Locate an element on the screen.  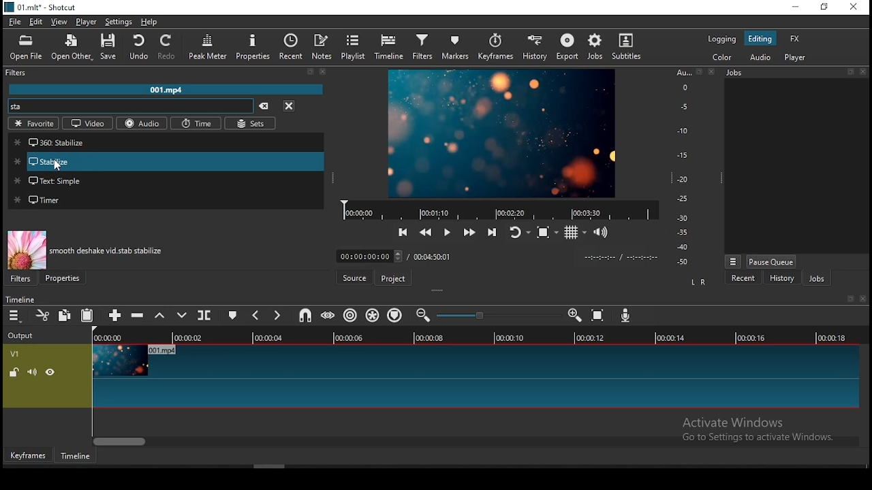
scroll is located at coordinates (439, 468).